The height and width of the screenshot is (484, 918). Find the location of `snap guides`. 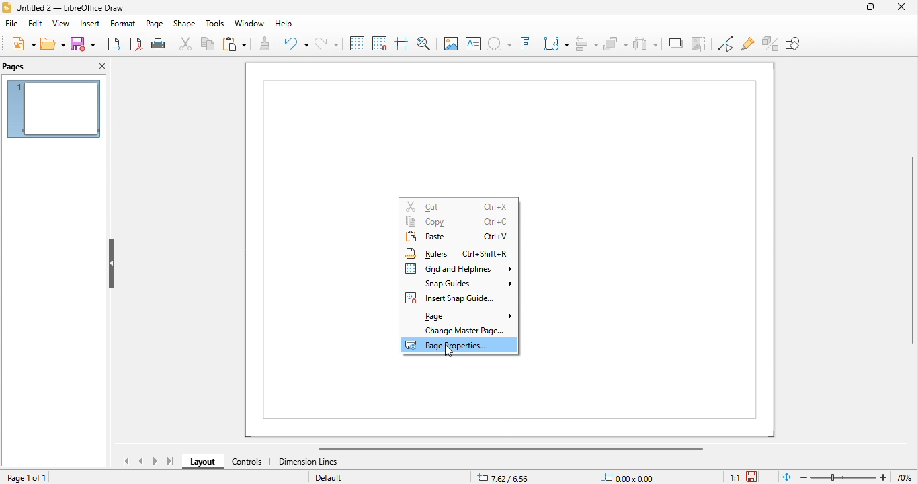

snap guides is located at coordinates (458, 284).